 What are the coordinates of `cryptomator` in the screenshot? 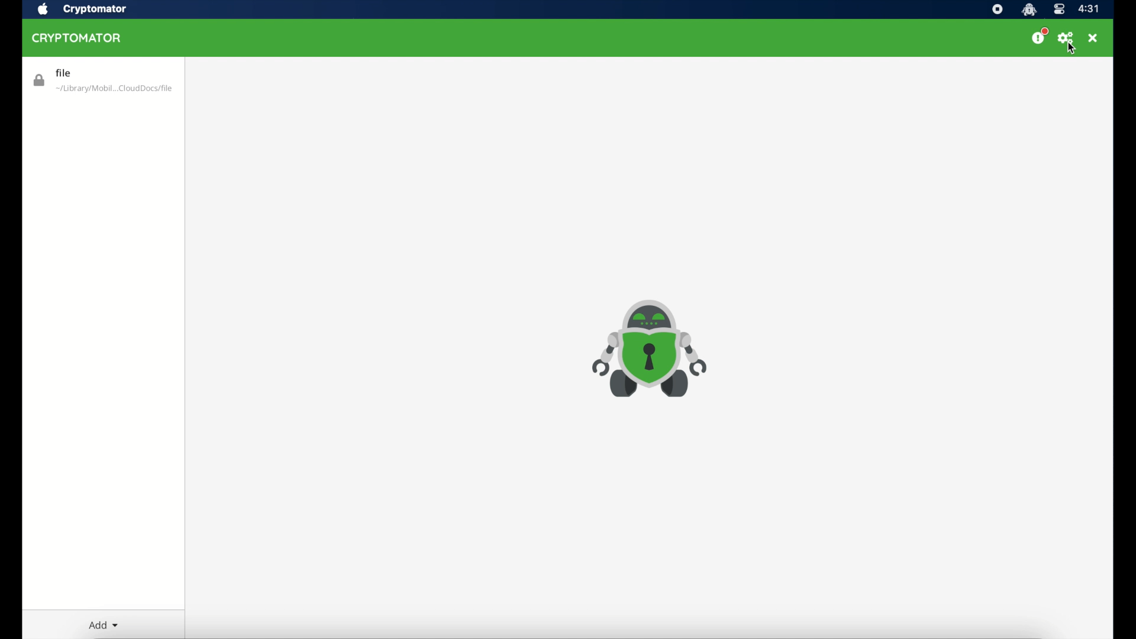 It's located at (96, 9).